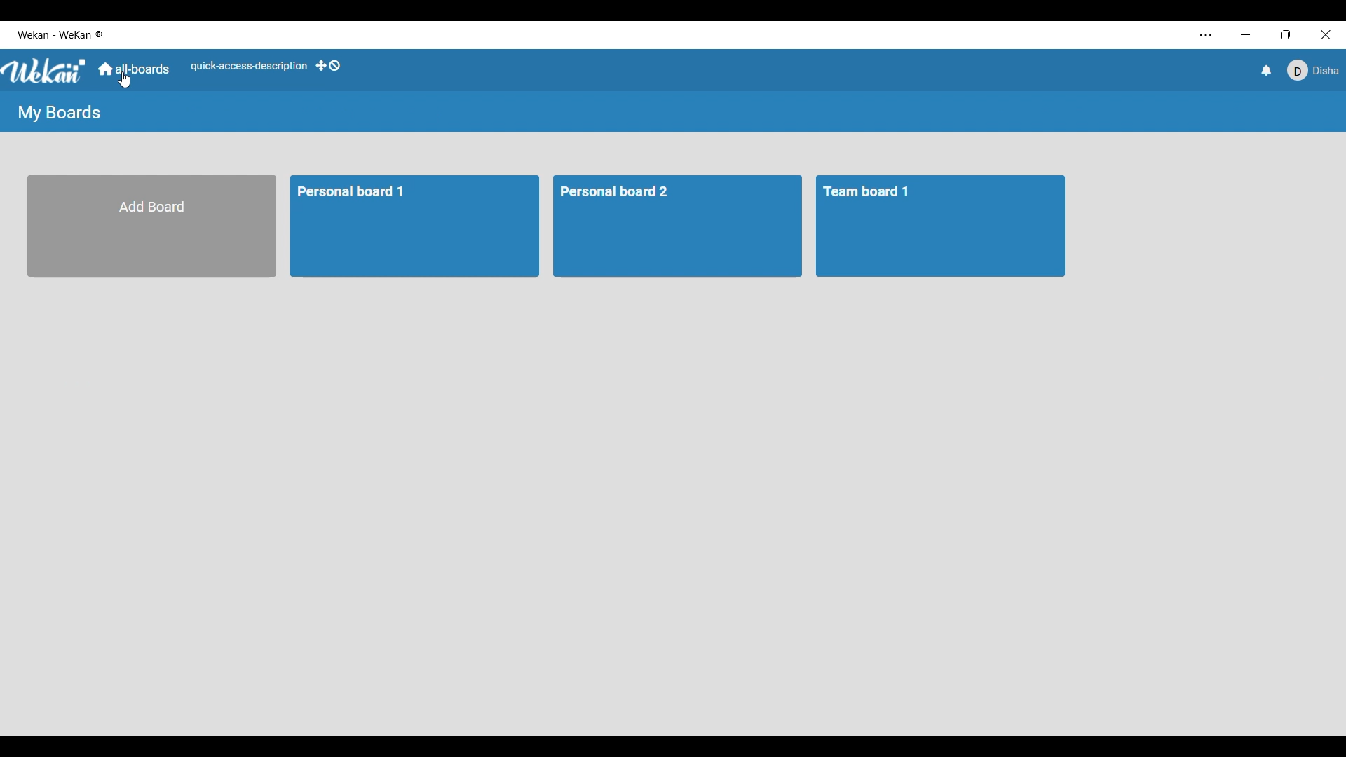 Image resolution: width=1346 pixels, height=757 pixels. Describe the element at coordinates (1267, 70) in the screenshot. I see `Notifications ` at that location.